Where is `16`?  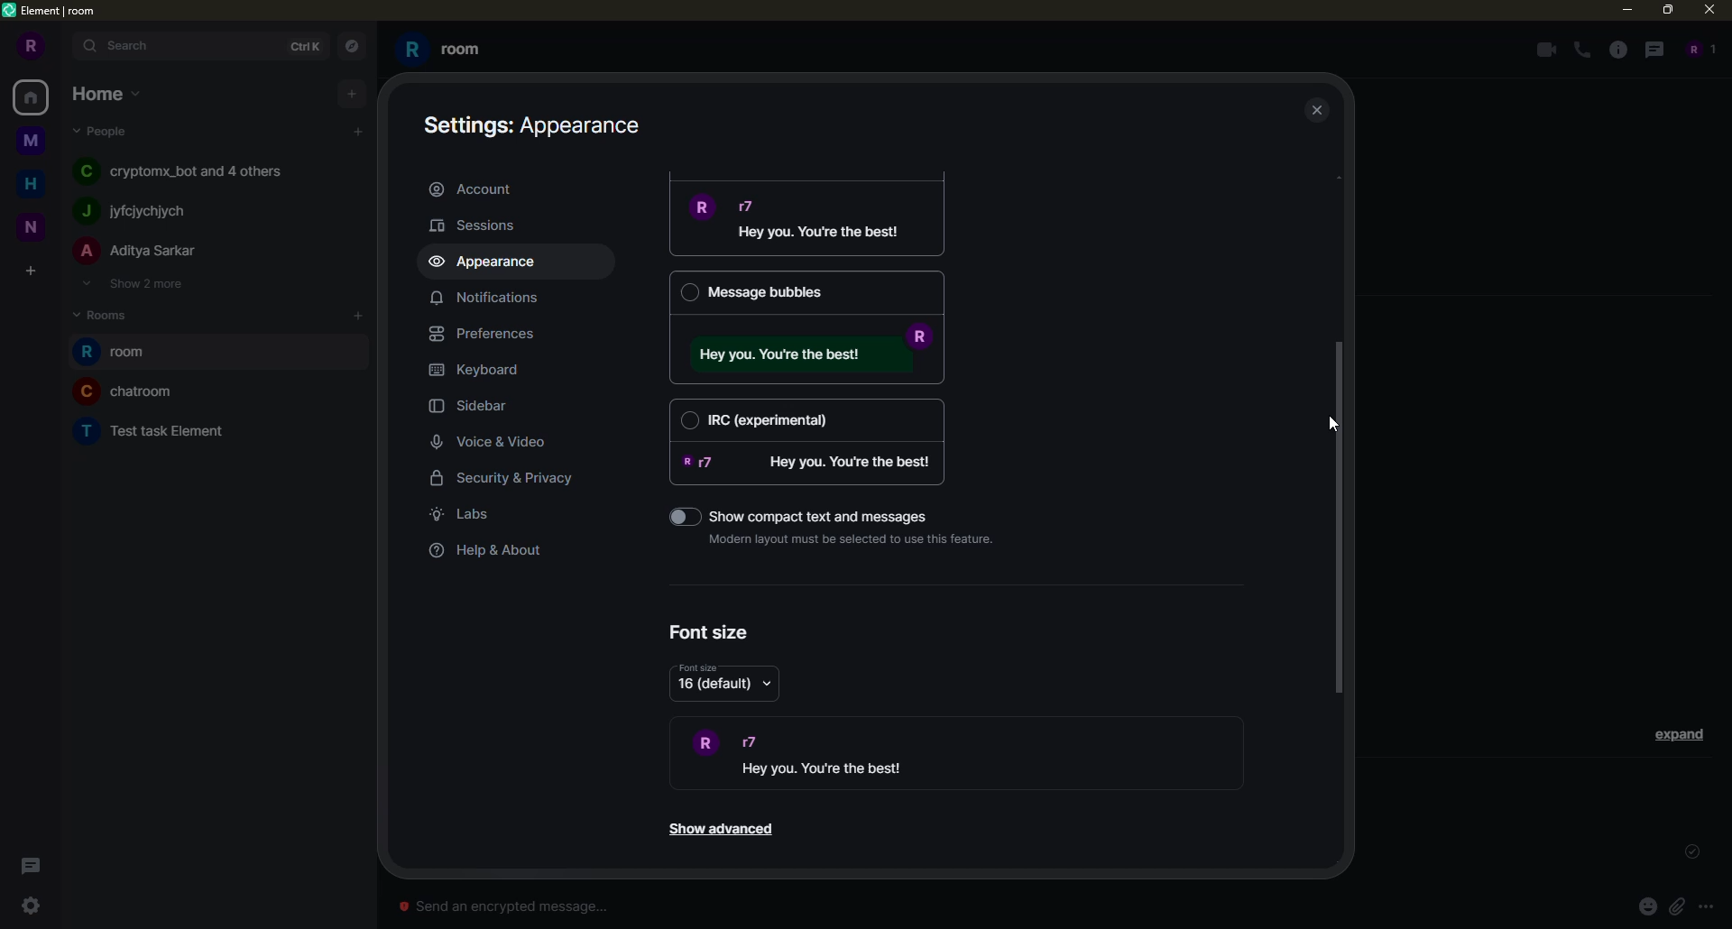 16 is located at coordinates (714, 685).